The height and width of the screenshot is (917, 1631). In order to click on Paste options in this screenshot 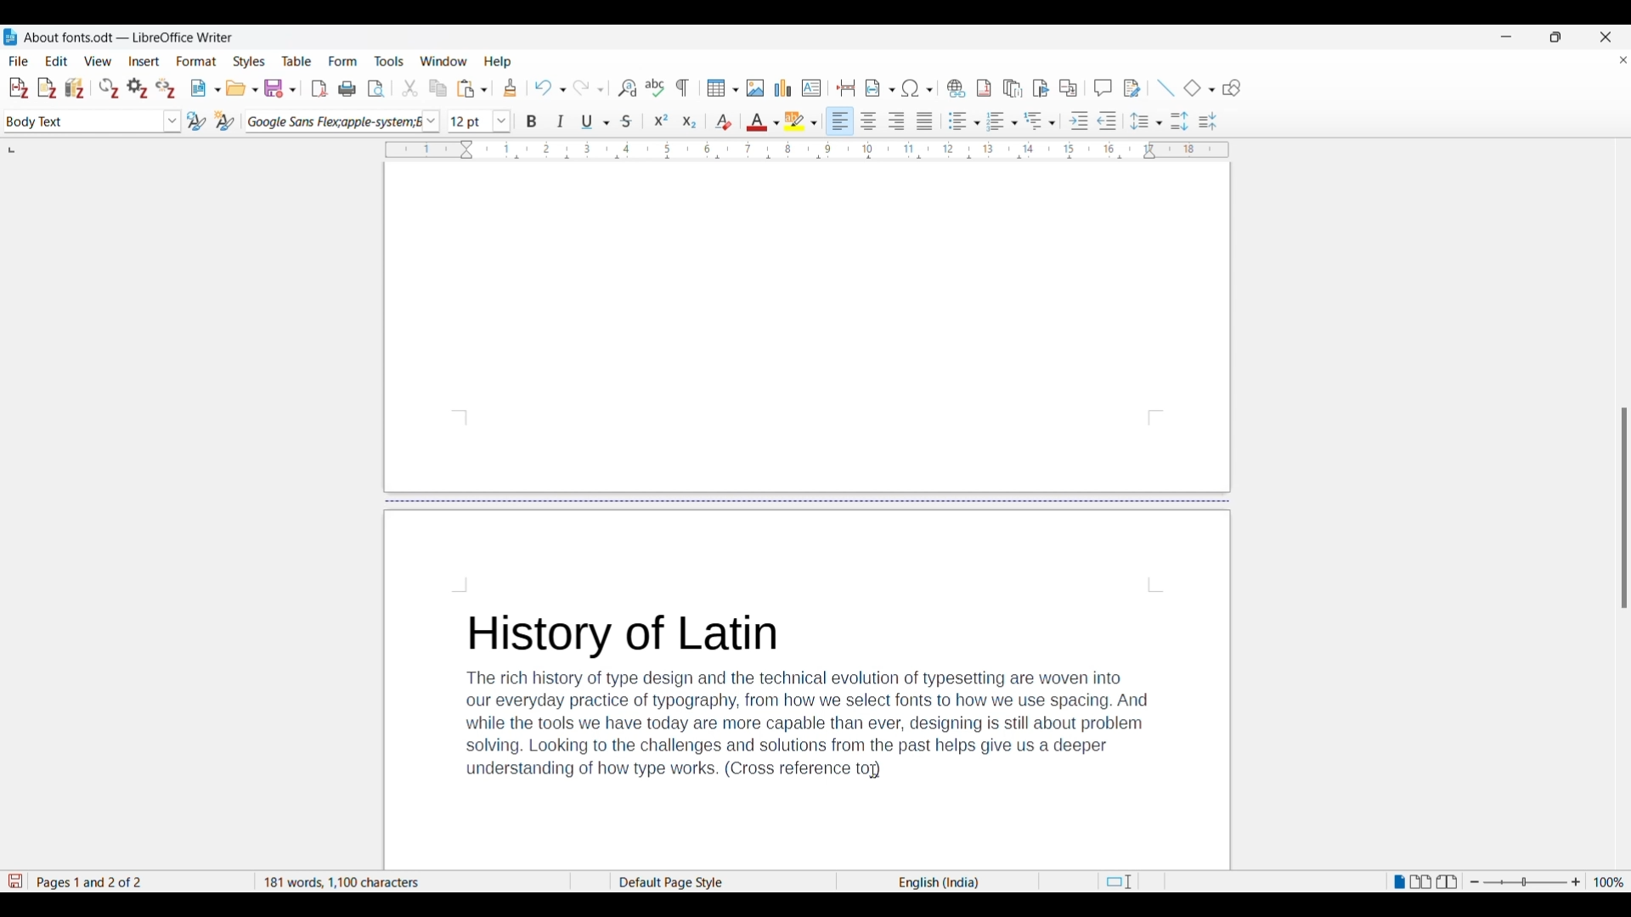, I will do `click(472, 88)`.